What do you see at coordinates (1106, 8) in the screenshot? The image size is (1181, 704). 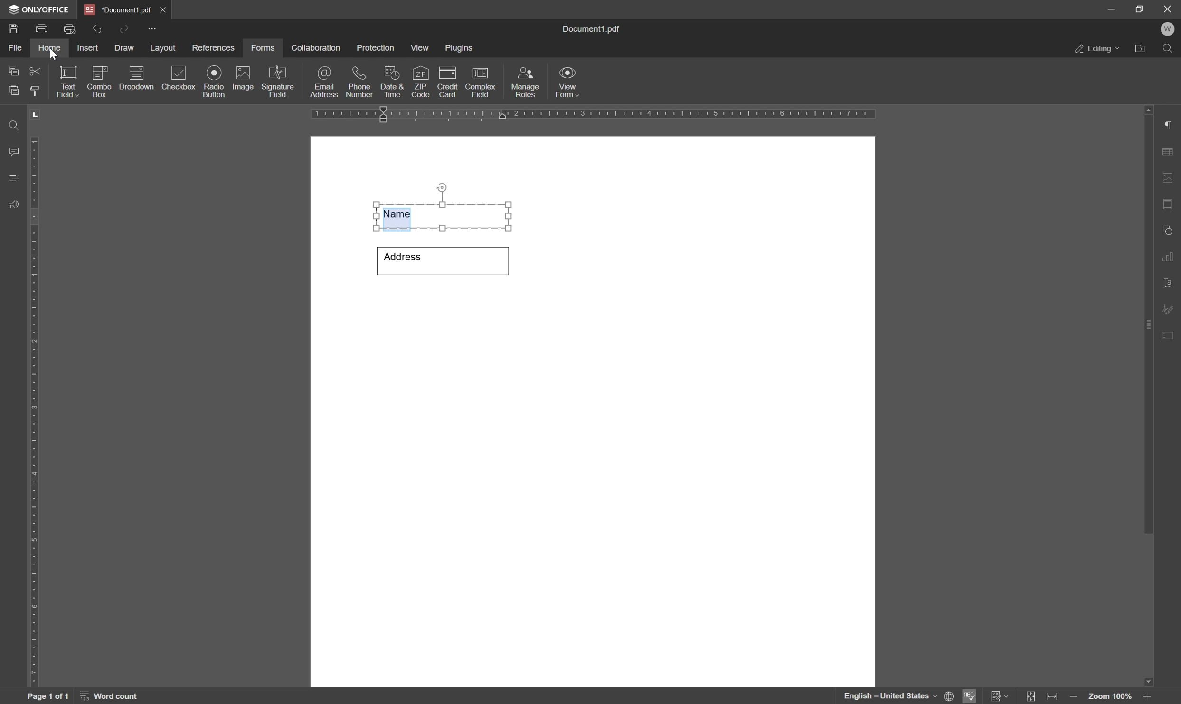 I see `minimize` at bounding box center [1106, 8].